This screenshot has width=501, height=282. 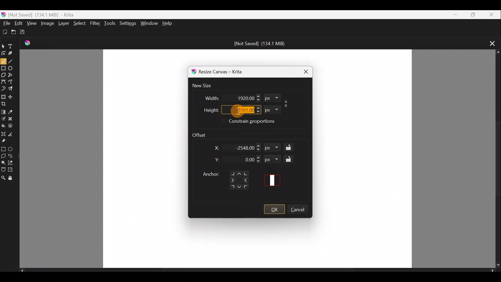 What do you see at coordinates (491, 14) in the screenshot?
I see `Close` at bounding box center [491, 14].